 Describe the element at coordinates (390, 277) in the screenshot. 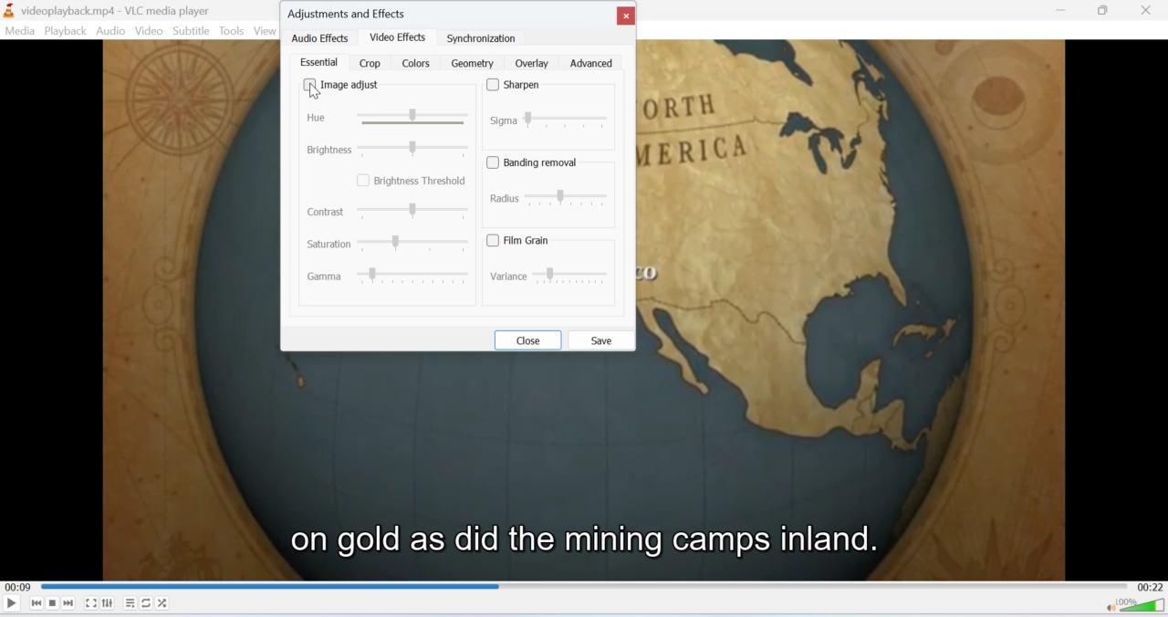

I see `Gamma` at that location.